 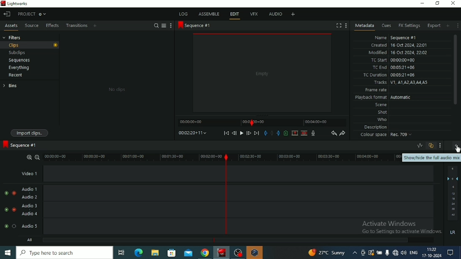 I want to click on Audio output level, so click(x=453, y=194).